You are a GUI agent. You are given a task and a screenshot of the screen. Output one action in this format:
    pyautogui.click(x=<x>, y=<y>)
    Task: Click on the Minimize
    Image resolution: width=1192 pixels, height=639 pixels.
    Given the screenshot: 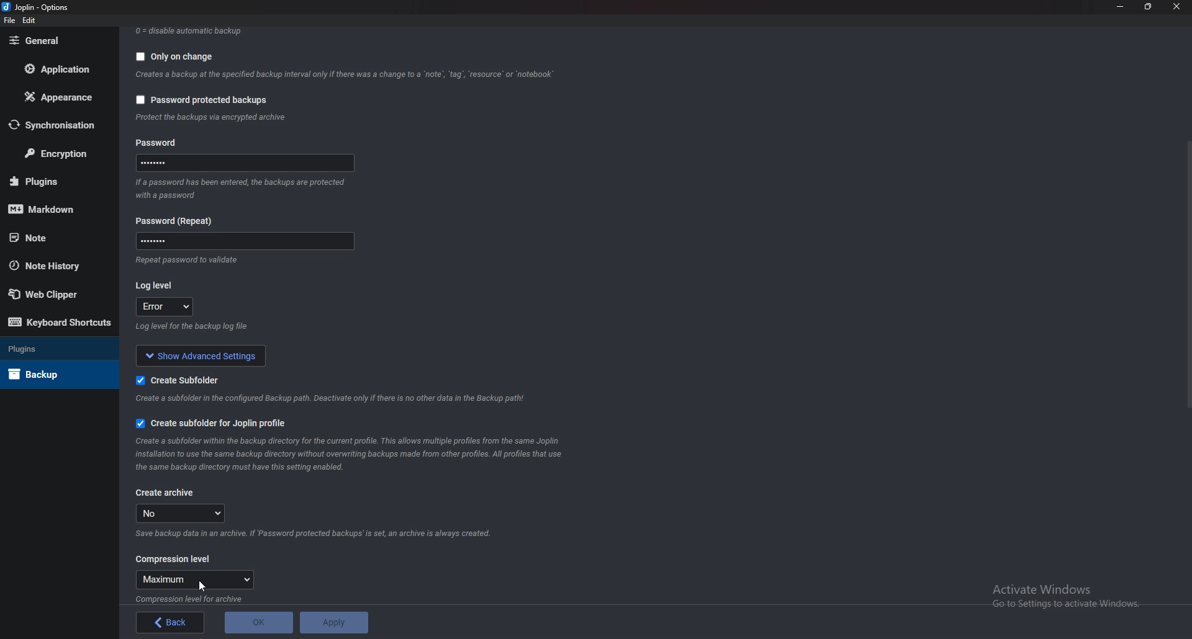 What is the action you would take?
    pyautogui.click(x=1122, y=6)
    